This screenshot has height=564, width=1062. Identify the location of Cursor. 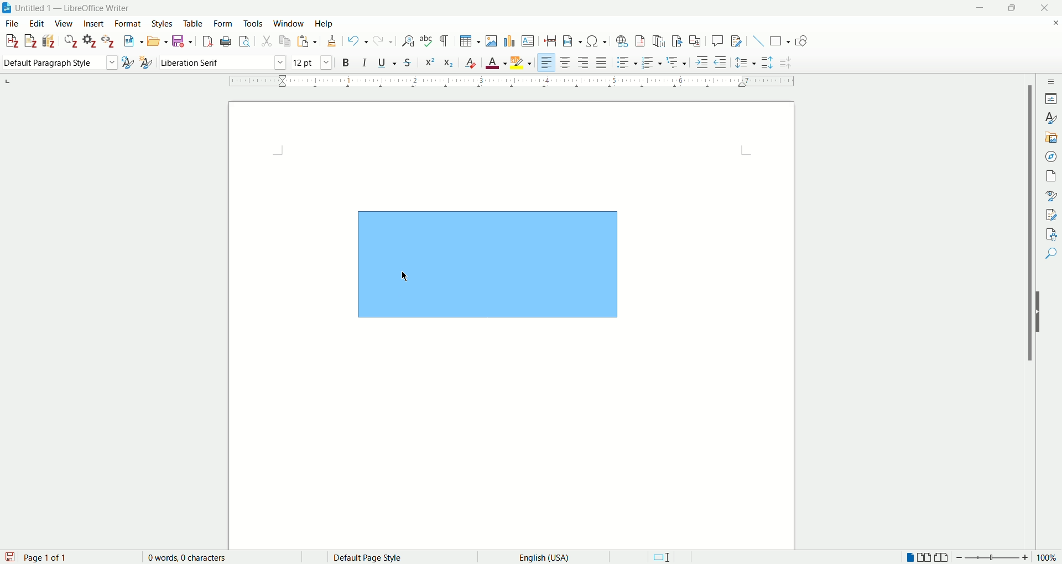
(405, 275).